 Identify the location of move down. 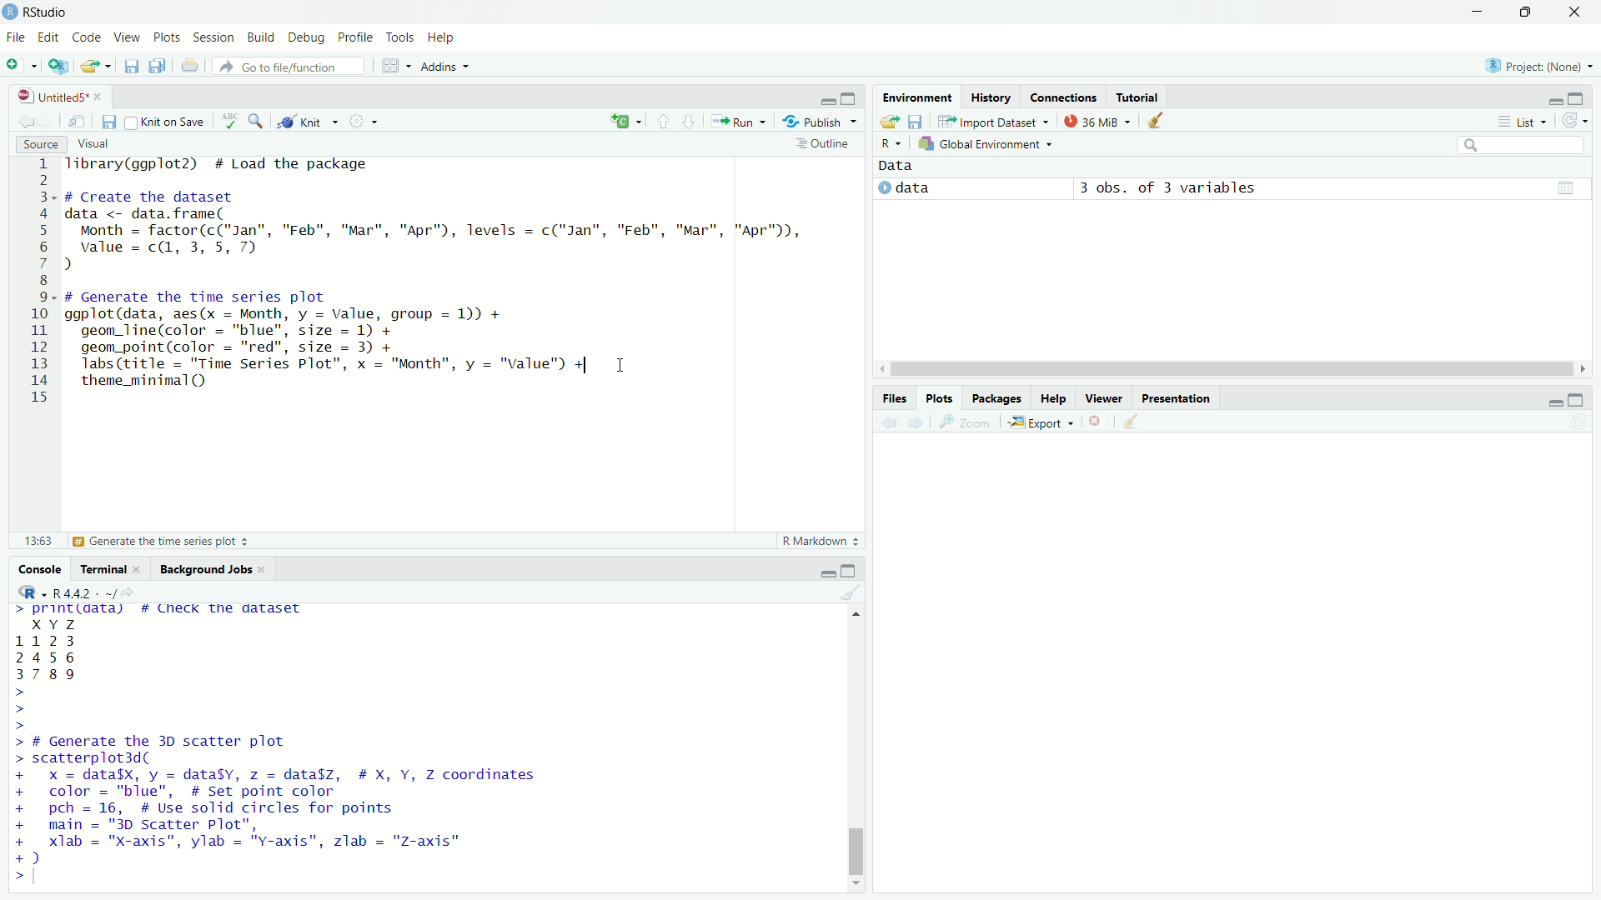
(858, 888).